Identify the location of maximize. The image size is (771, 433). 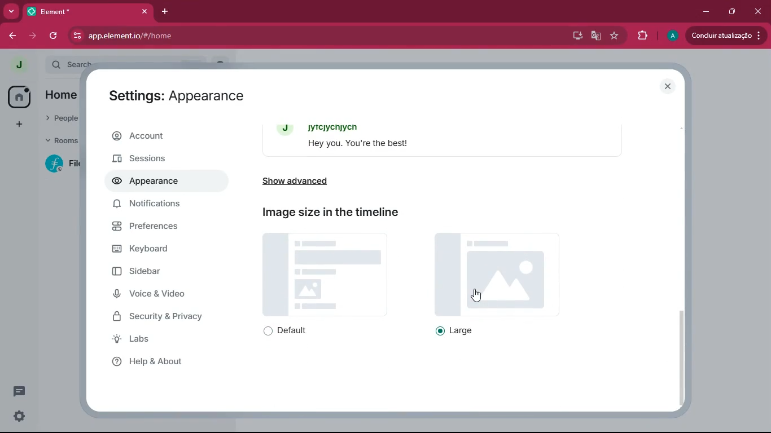
(733, 11).